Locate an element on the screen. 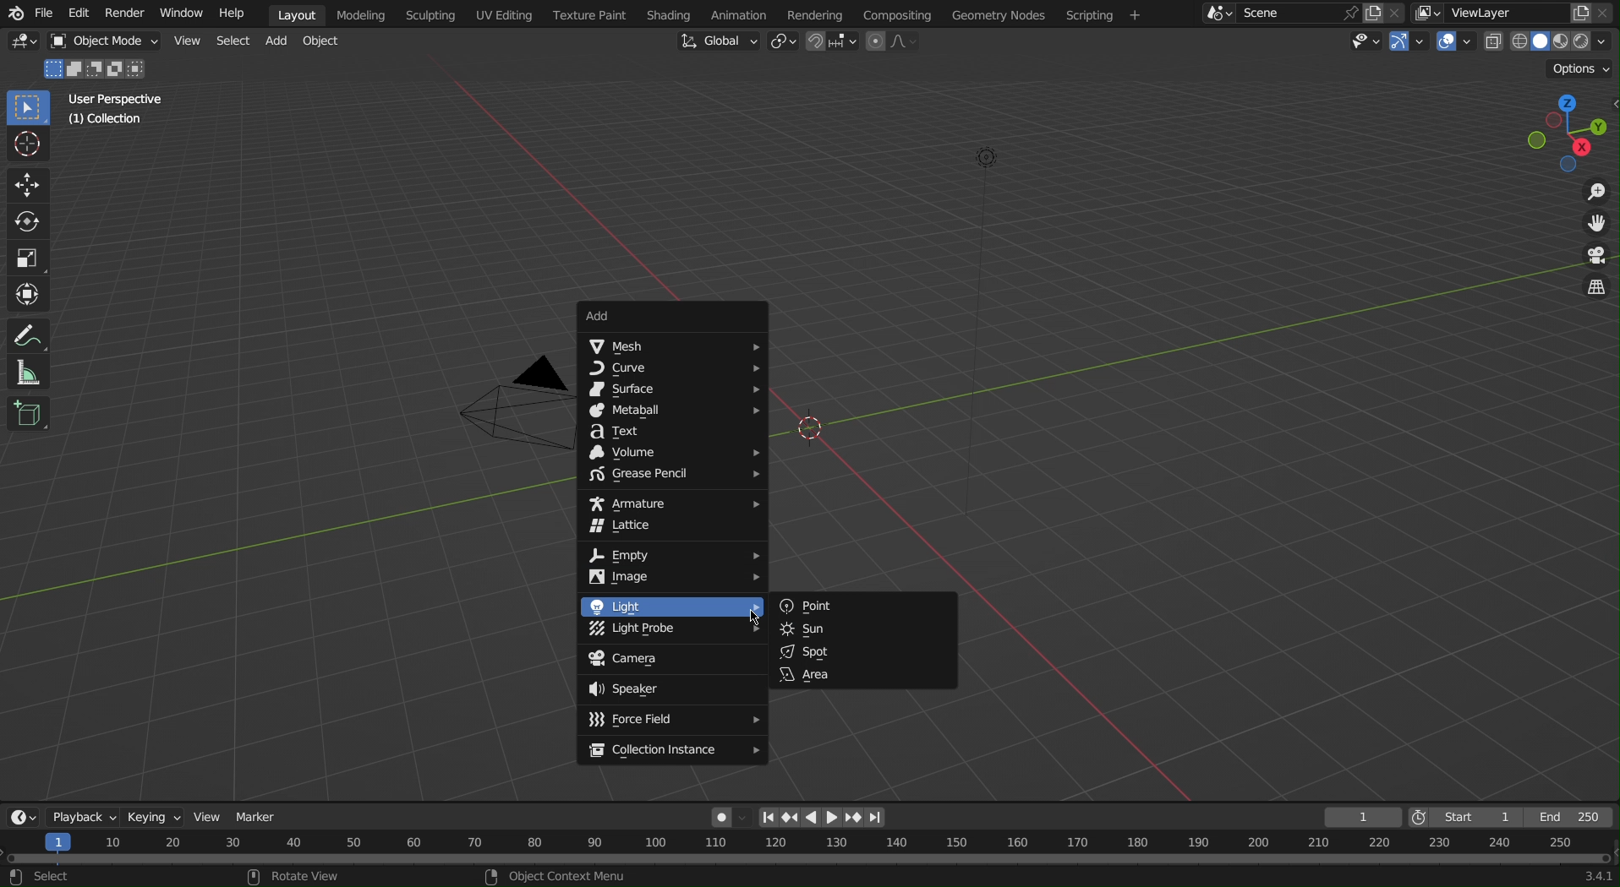 The image size is (1620, 887). play is located at coordinates (832, 819).